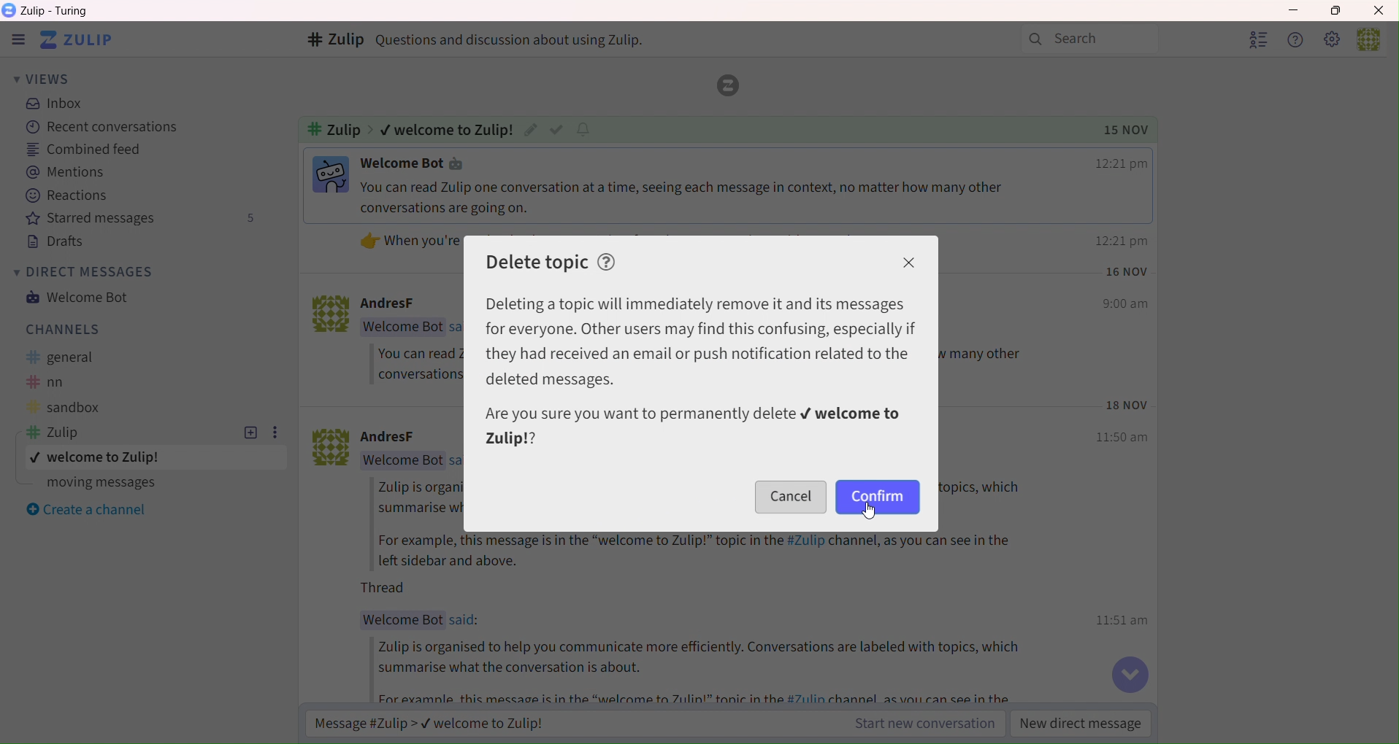 The height and width of the screenshot is (744, 1399). Describe the element at coordinates (410, 163) in the screenshot. I see `Text` at that location.